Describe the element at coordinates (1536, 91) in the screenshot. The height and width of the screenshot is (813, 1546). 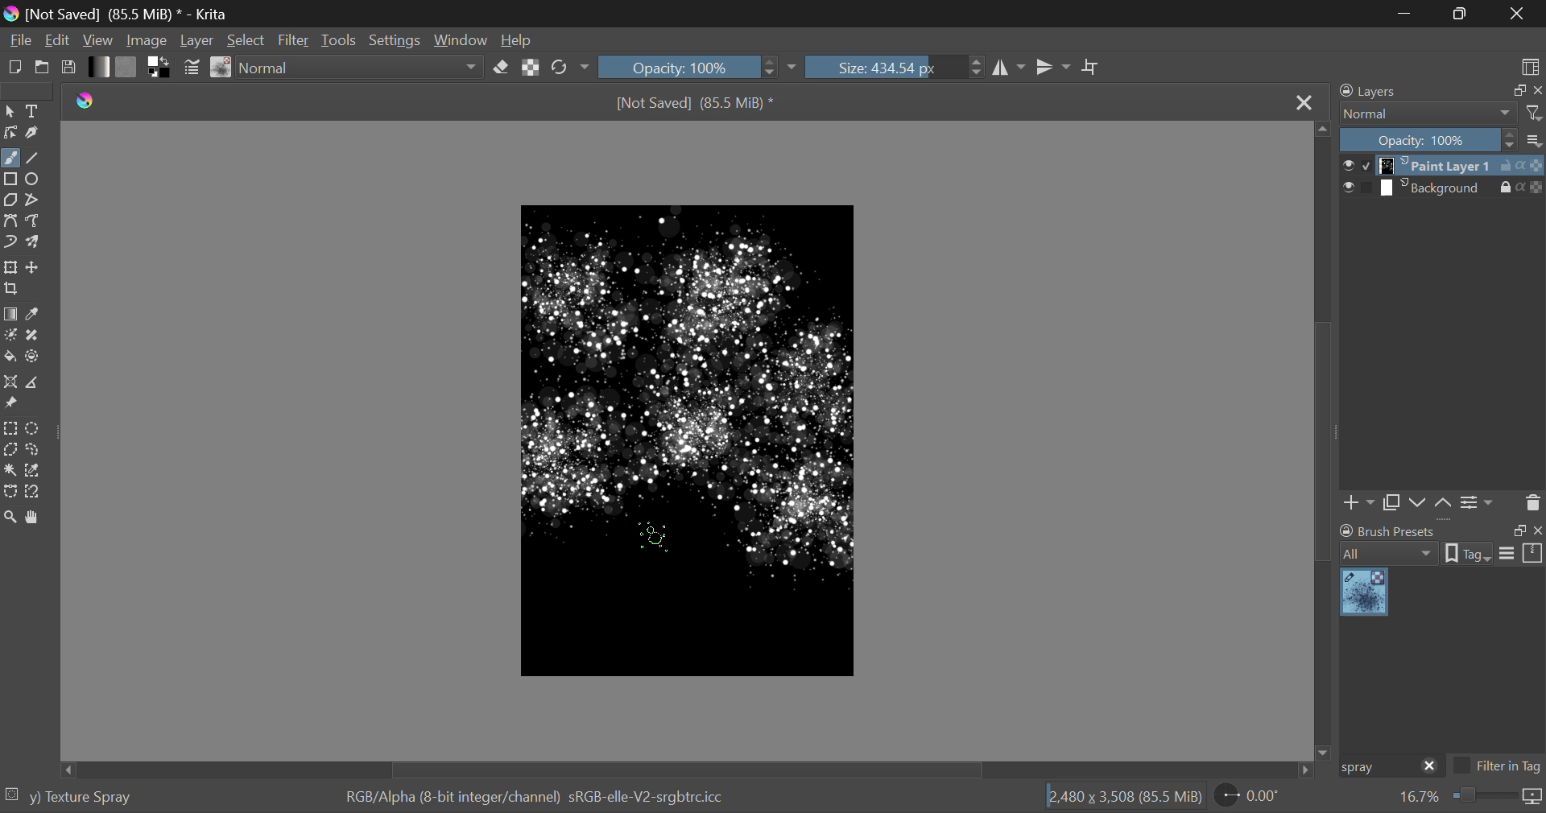
I see `close` at that location.